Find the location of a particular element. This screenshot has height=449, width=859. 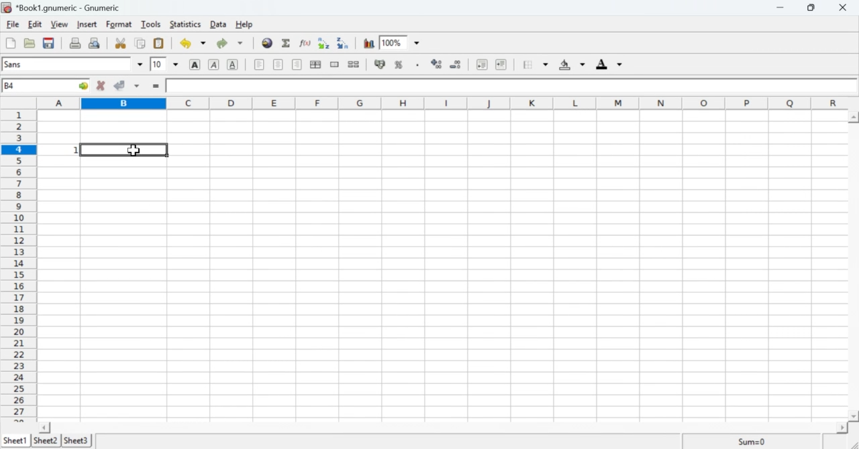

Center horizontally is located at coordinates (279, 65).